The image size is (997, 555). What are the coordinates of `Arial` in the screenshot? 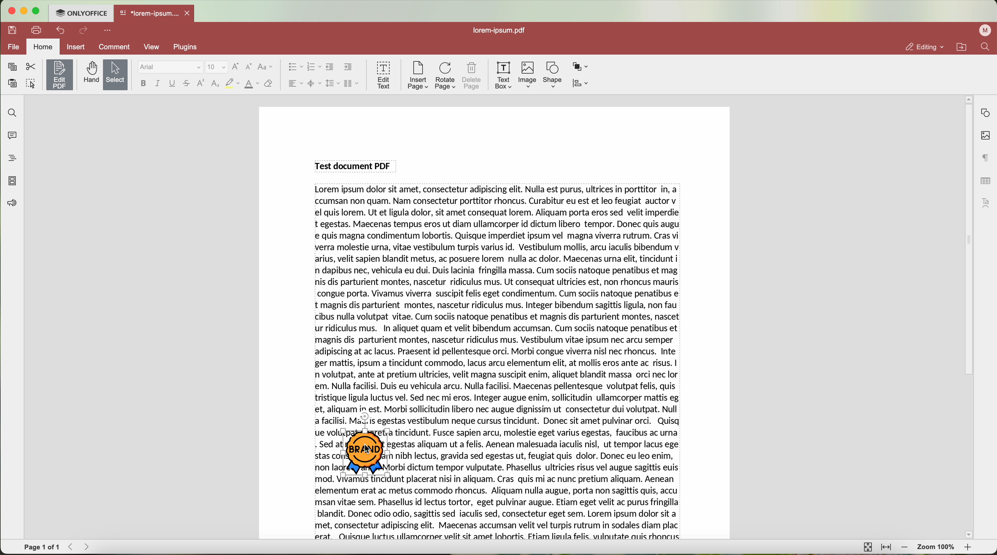 It's located at (169, 67).